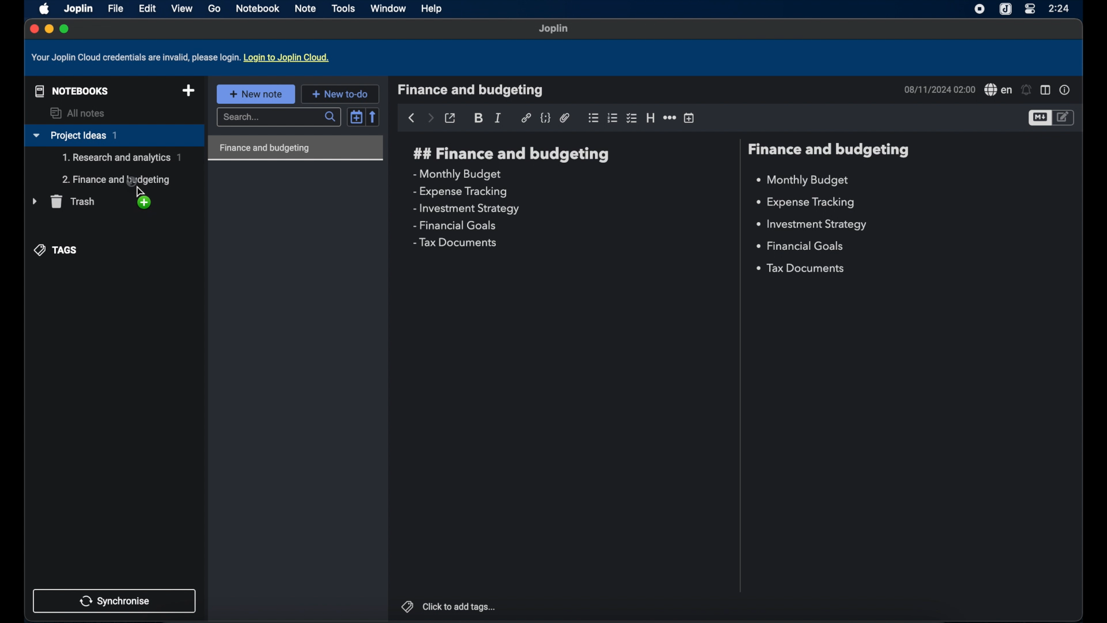  Describe the element at coordinates (811, 224) in the screenshot. I see `investment strategy` at that location.